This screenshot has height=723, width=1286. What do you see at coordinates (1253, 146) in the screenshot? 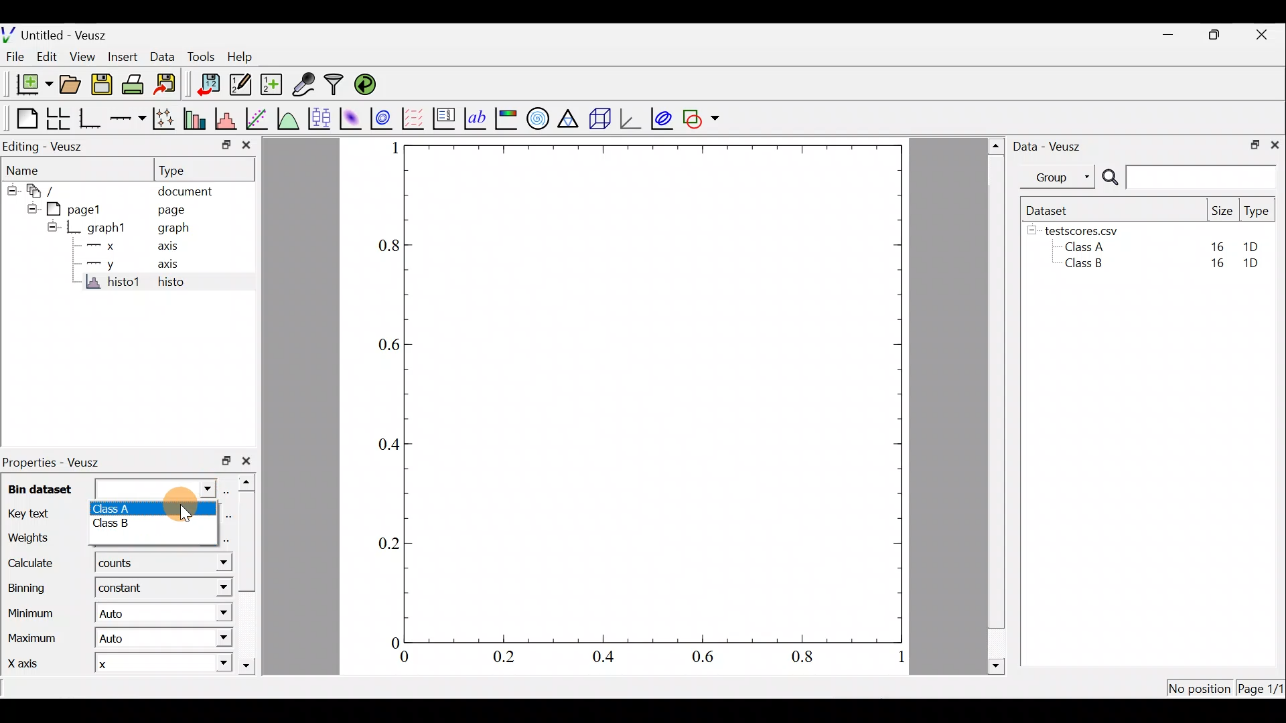
I see `Restore down` at bounding box center [1253, 146].